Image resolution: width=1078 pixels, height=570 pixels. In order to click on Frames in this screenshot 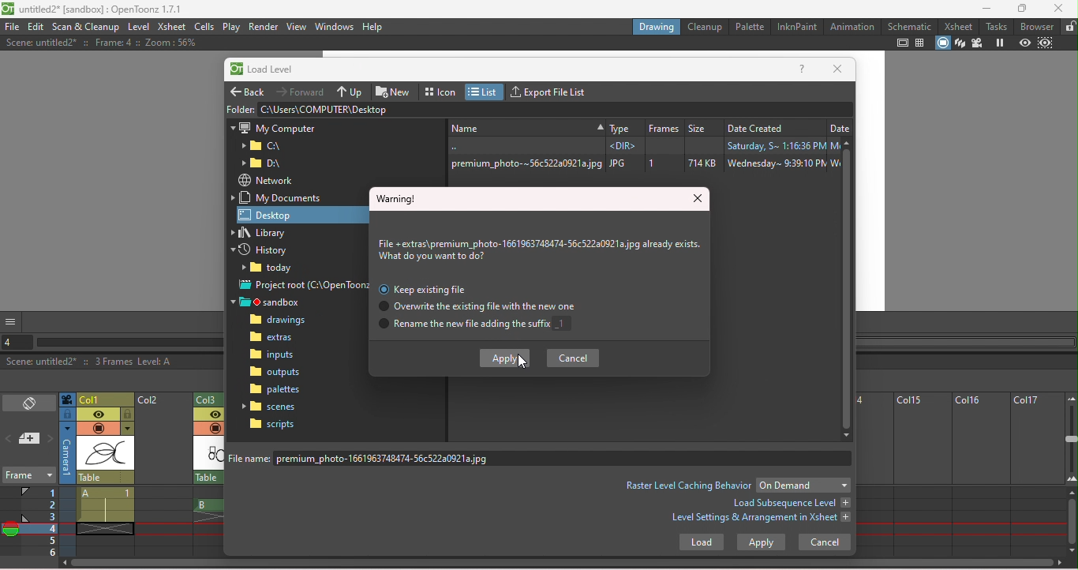, I will do `click(40, 521)`.